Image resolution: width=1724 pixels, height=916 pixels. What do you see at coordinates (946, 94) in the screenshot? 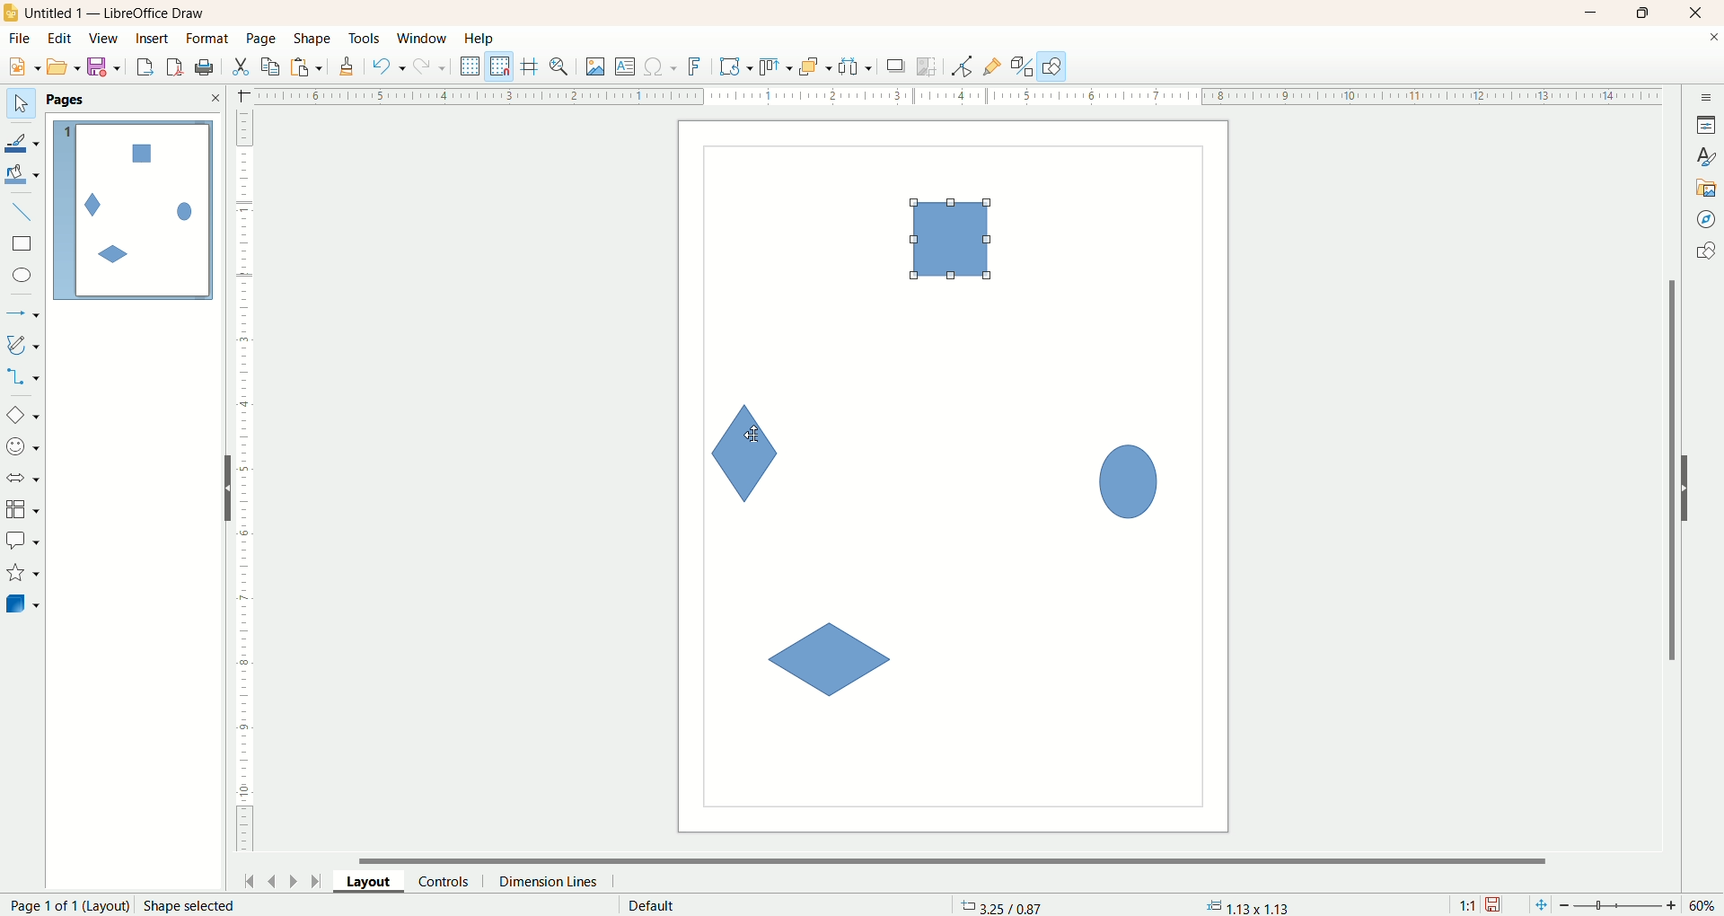
I see `scale bar` at bounding box center [946, 94].